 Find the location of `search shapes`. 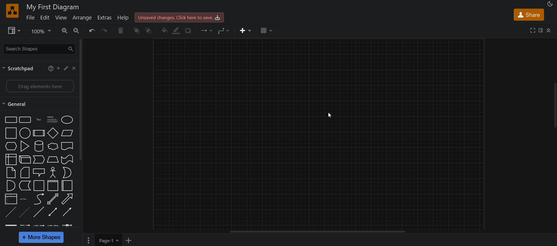

search shapes is located at coordinates (39, 48).